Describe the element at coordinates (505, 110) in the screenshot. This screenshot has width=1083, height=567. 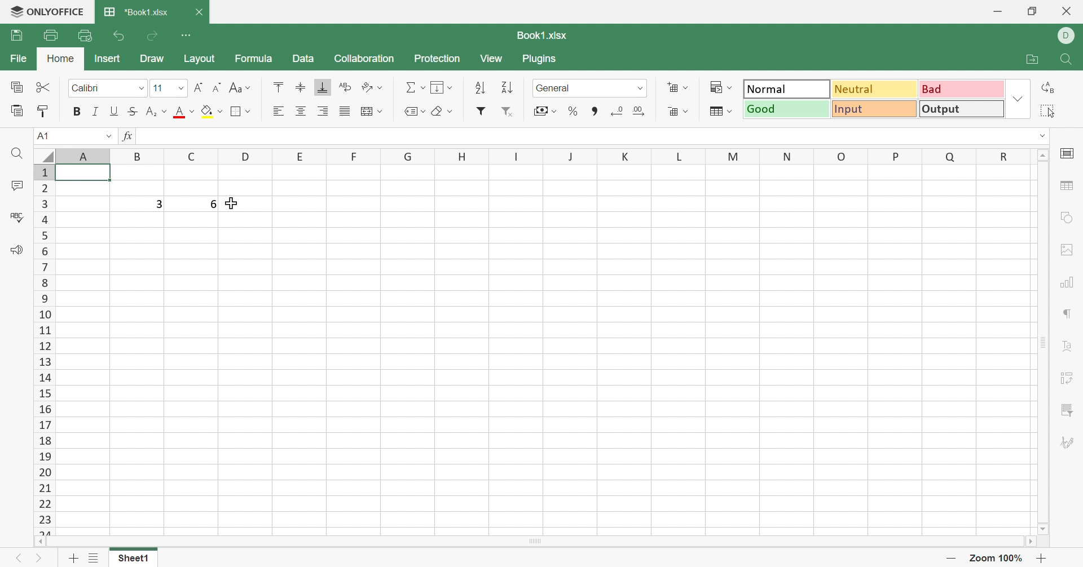
I see `Remove filter` at that location.